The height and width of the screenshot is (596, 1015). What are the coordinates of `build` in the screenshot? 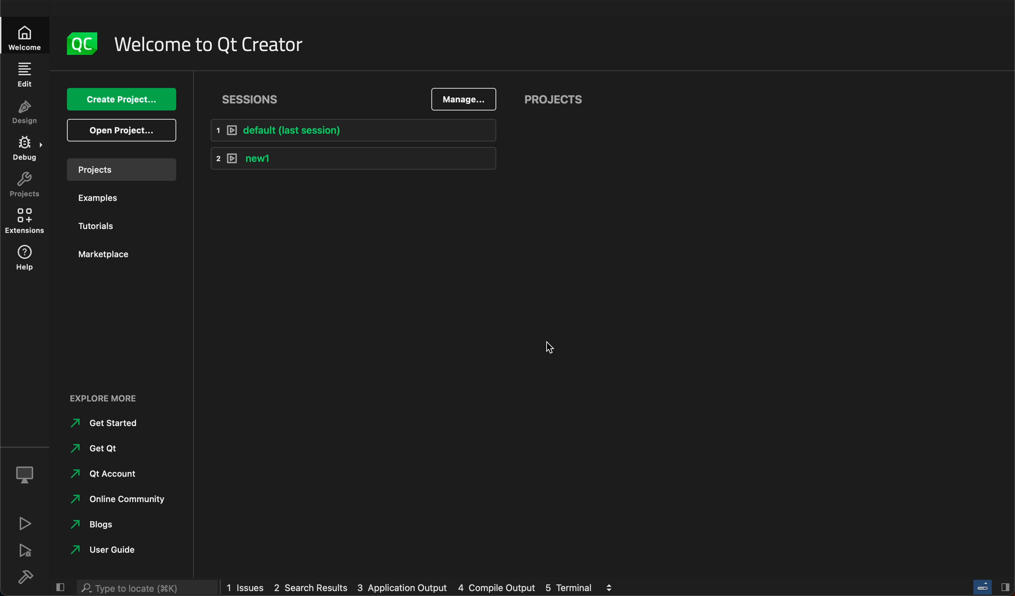 It's located at (26, 580).